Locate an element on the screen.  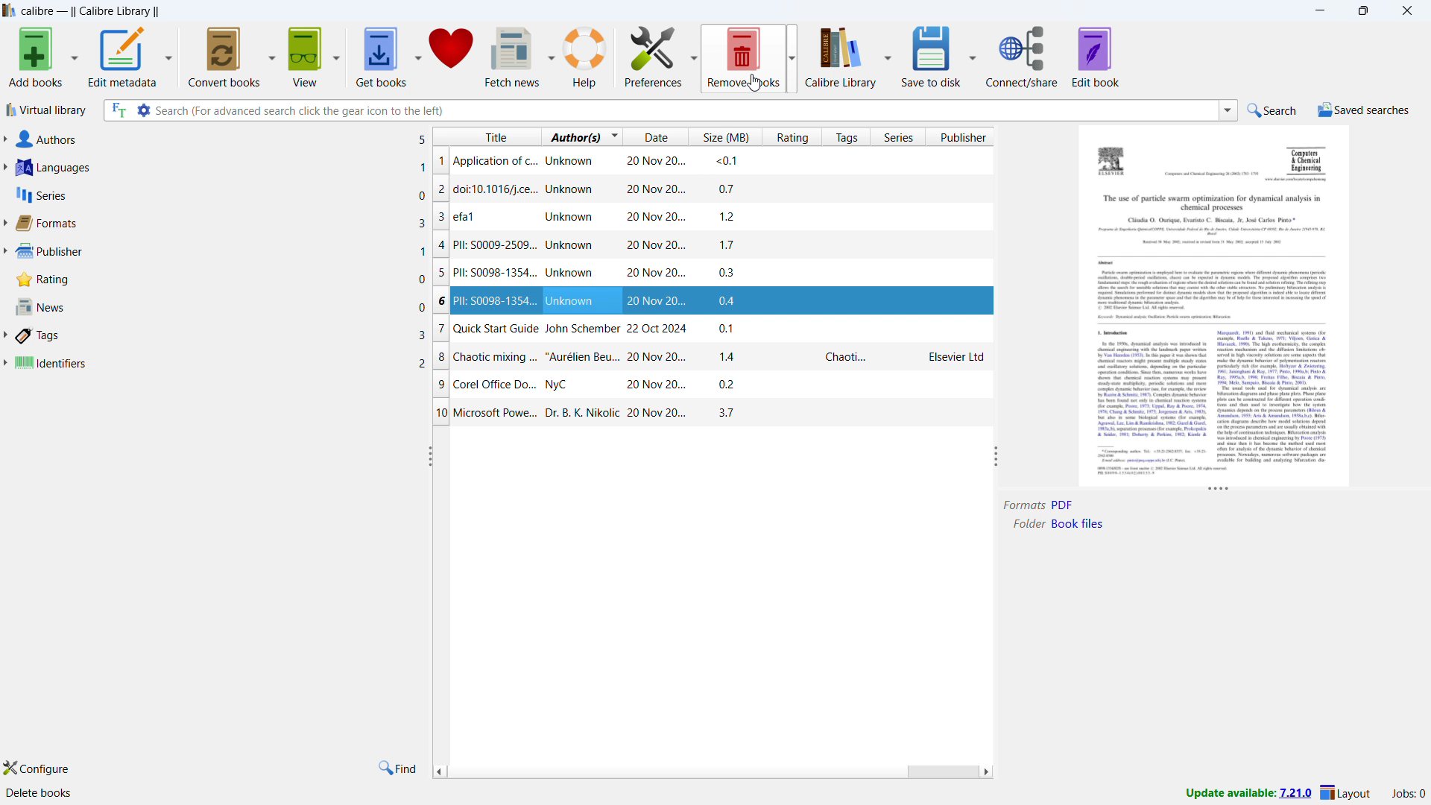
convert books is located at coordinates (226, 55).